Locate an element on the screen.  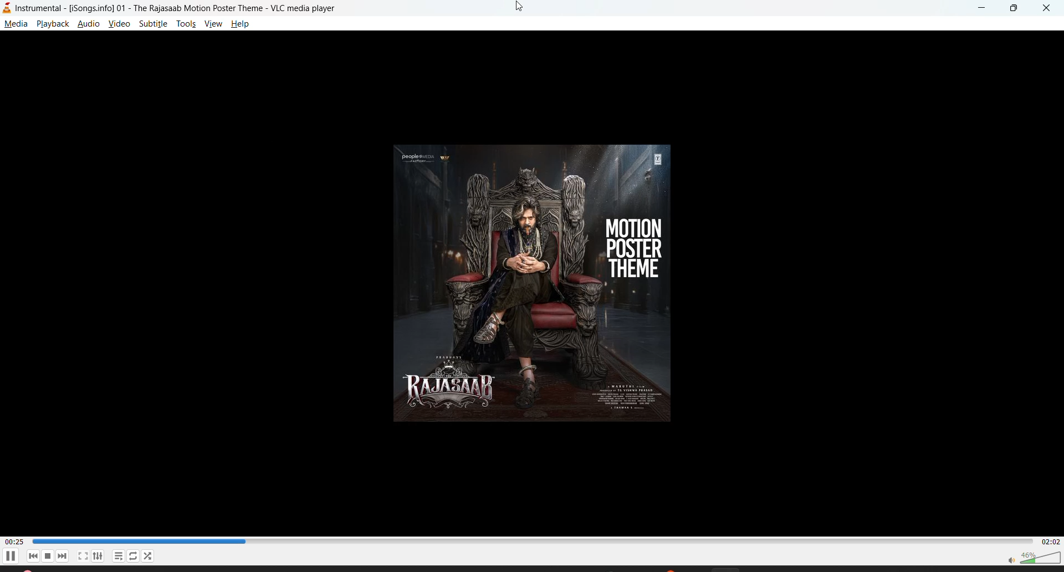
audio is located at coordinates (90, 24).